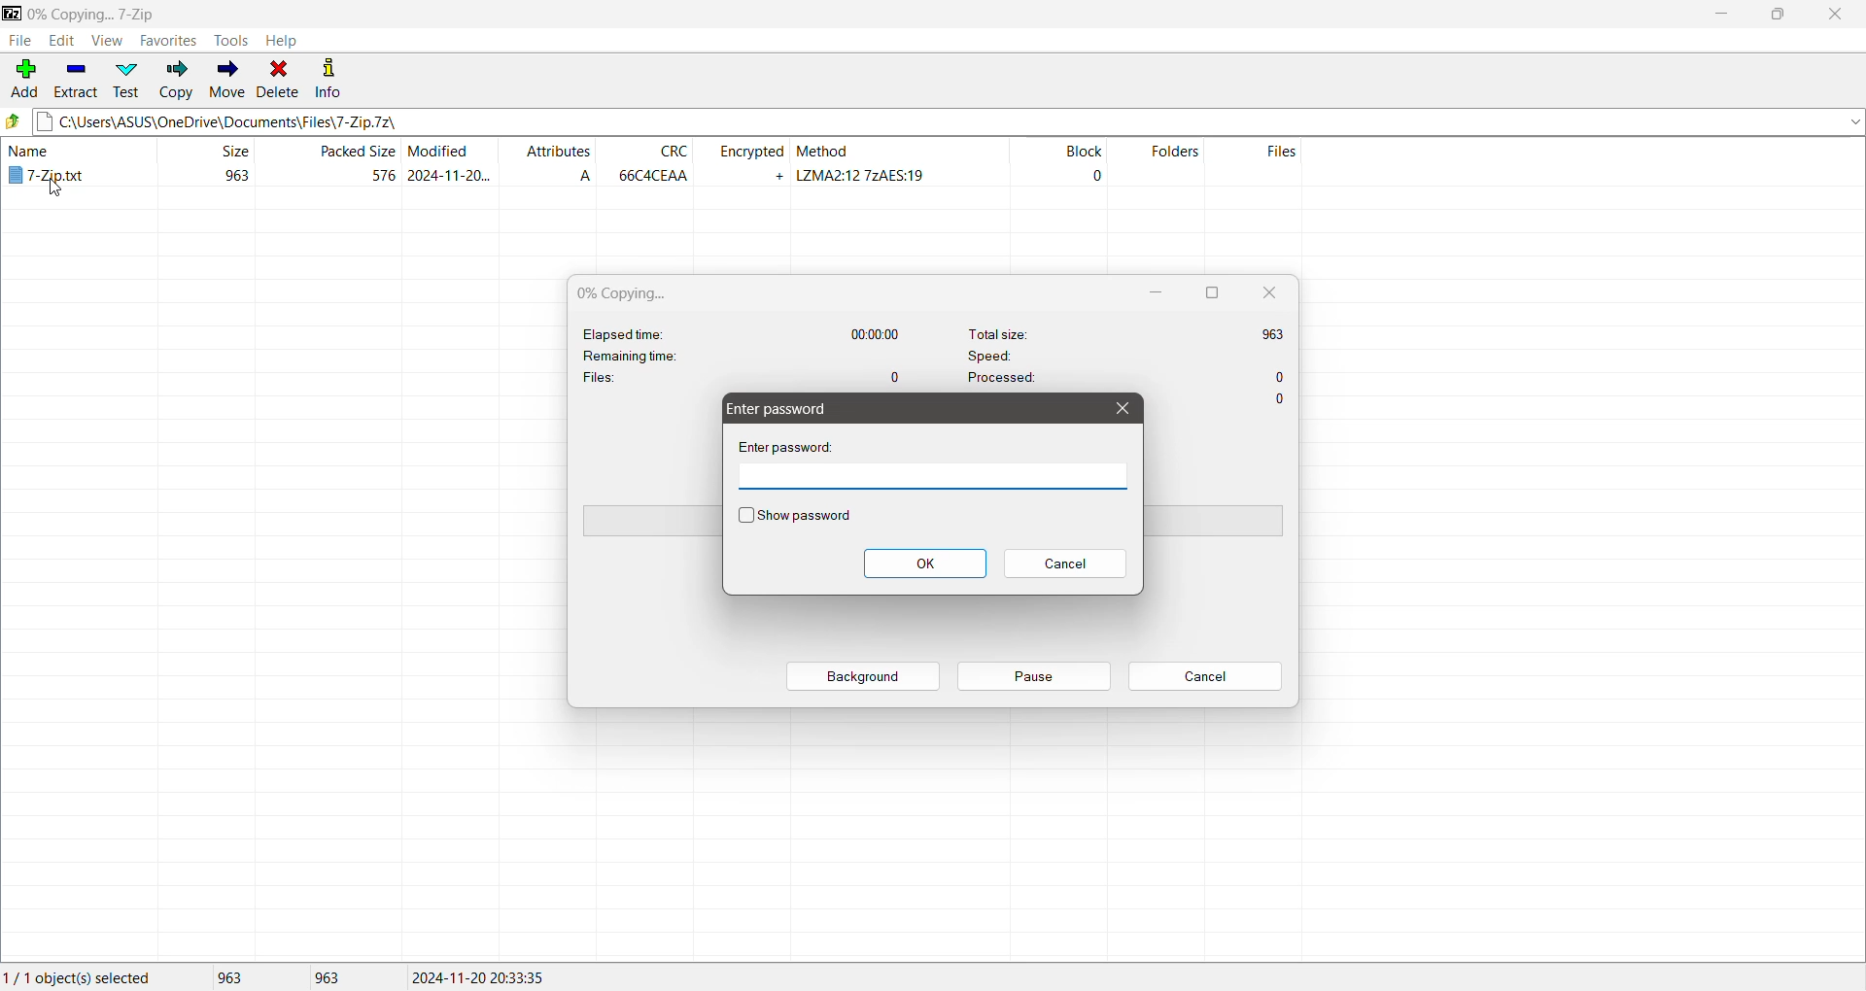 The height and width of the screenshot is (991, 1866). What do you see at coordinates (17, 41) in the screenshot?
I see `File` at bounding box center [17, 41].